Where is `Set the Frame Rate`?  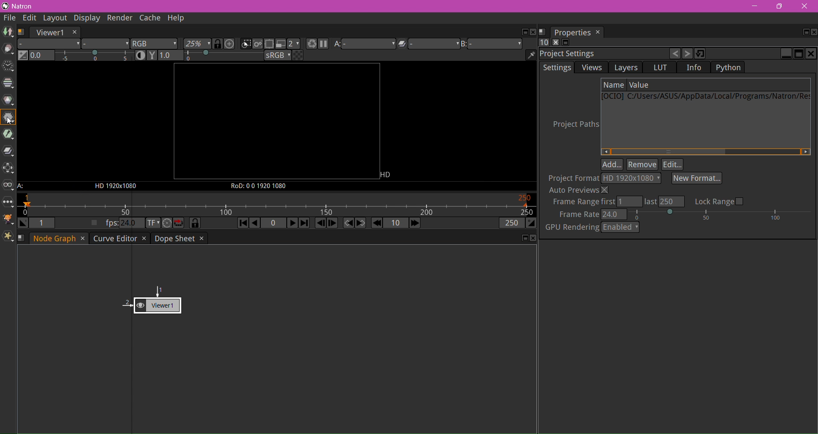 Set the Frame Rate is located at coordinates (686, 214).